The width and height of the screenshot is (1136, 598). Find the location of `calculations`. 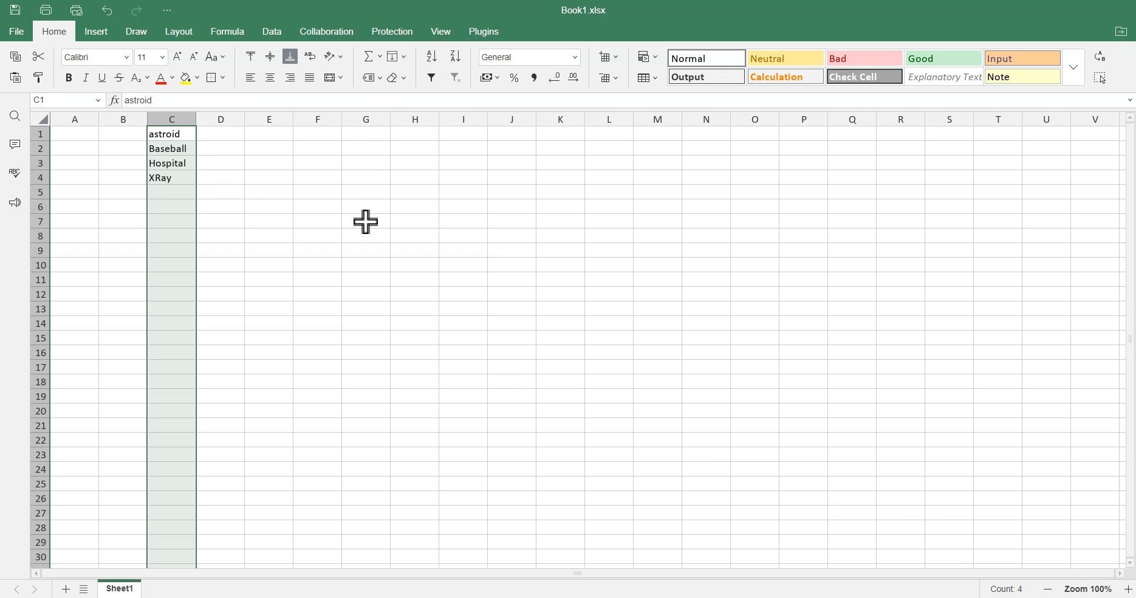

calculations is located at coordinates (784, 77).